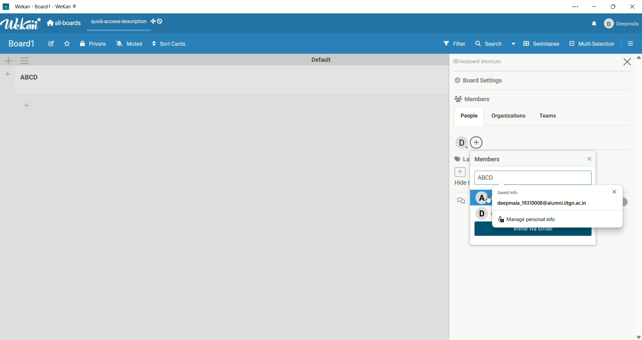  I want to click on members, so click(474, 98).